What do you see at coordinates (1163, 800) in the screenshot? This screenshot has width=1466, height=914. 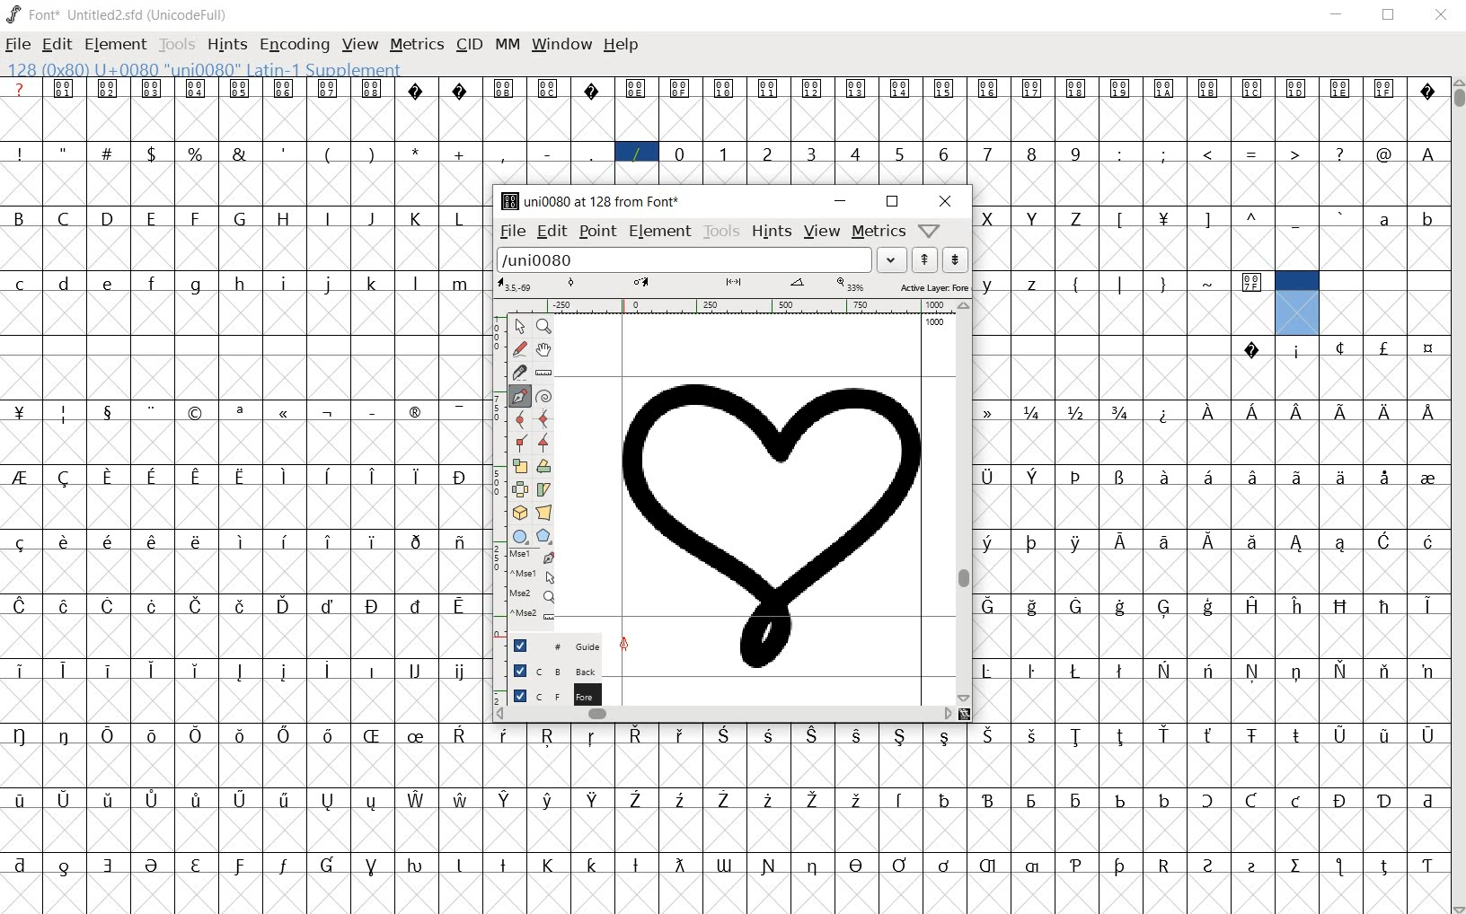 I see `glyph` at bounding box center [1163, 800].